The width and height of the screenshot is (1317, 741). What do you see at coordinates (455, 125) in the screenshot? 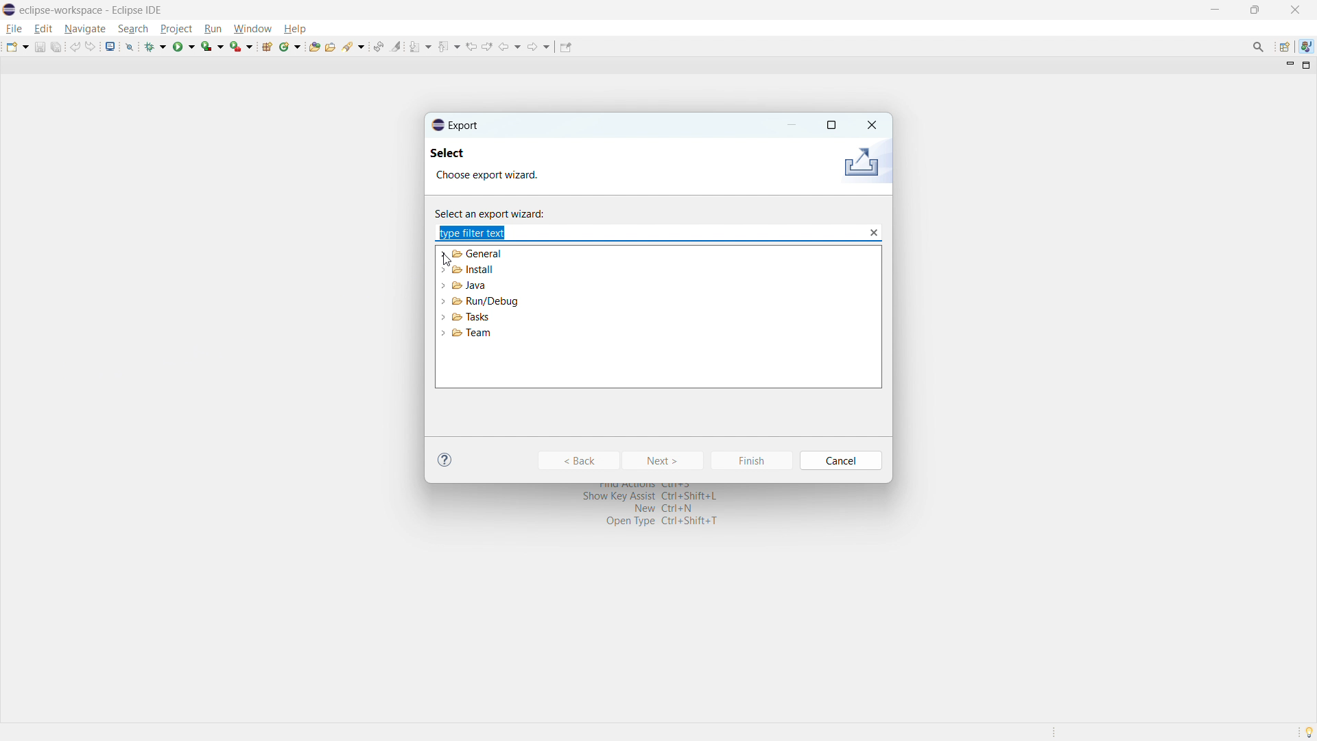
I see `export dialogbox` at bounding box center [455, 125].